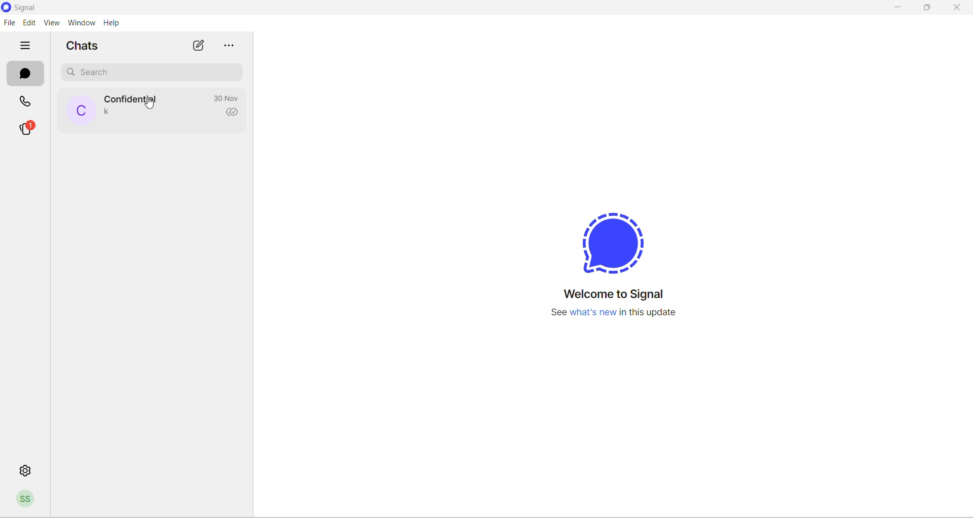 This screenshot has width=973, height=518. What do you see at coordinates (80, 109) in the screenshot?
I see `profile picture` at bounding box center [80, 109].